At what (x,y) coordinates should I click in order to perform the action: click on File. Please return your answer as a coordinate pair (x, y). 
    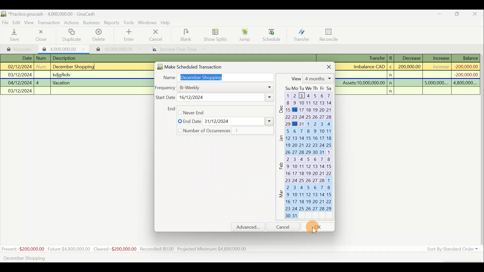
    Looking at the image, I should click on (6, 23).